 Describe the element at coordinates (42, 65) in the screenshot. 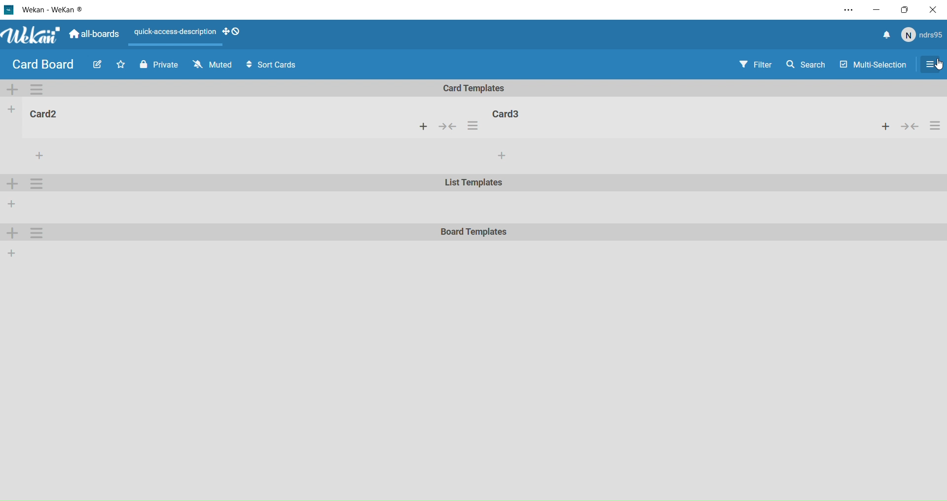

I see `Card board` at that location.